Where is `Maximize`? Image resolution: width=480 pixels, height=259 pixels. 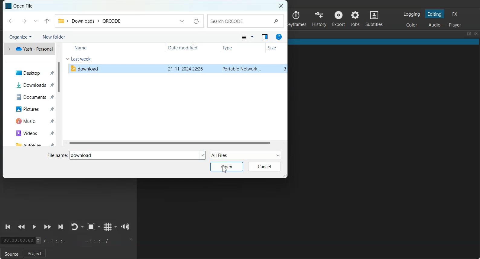
Maximize is located at coordinates (469, 34).